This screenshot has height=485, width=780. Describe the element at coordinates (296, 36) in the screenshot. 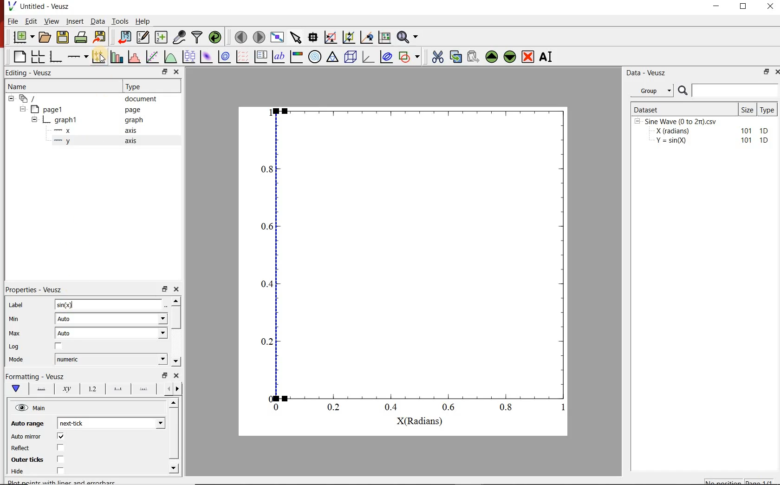

I see `select item from graph` at that location.